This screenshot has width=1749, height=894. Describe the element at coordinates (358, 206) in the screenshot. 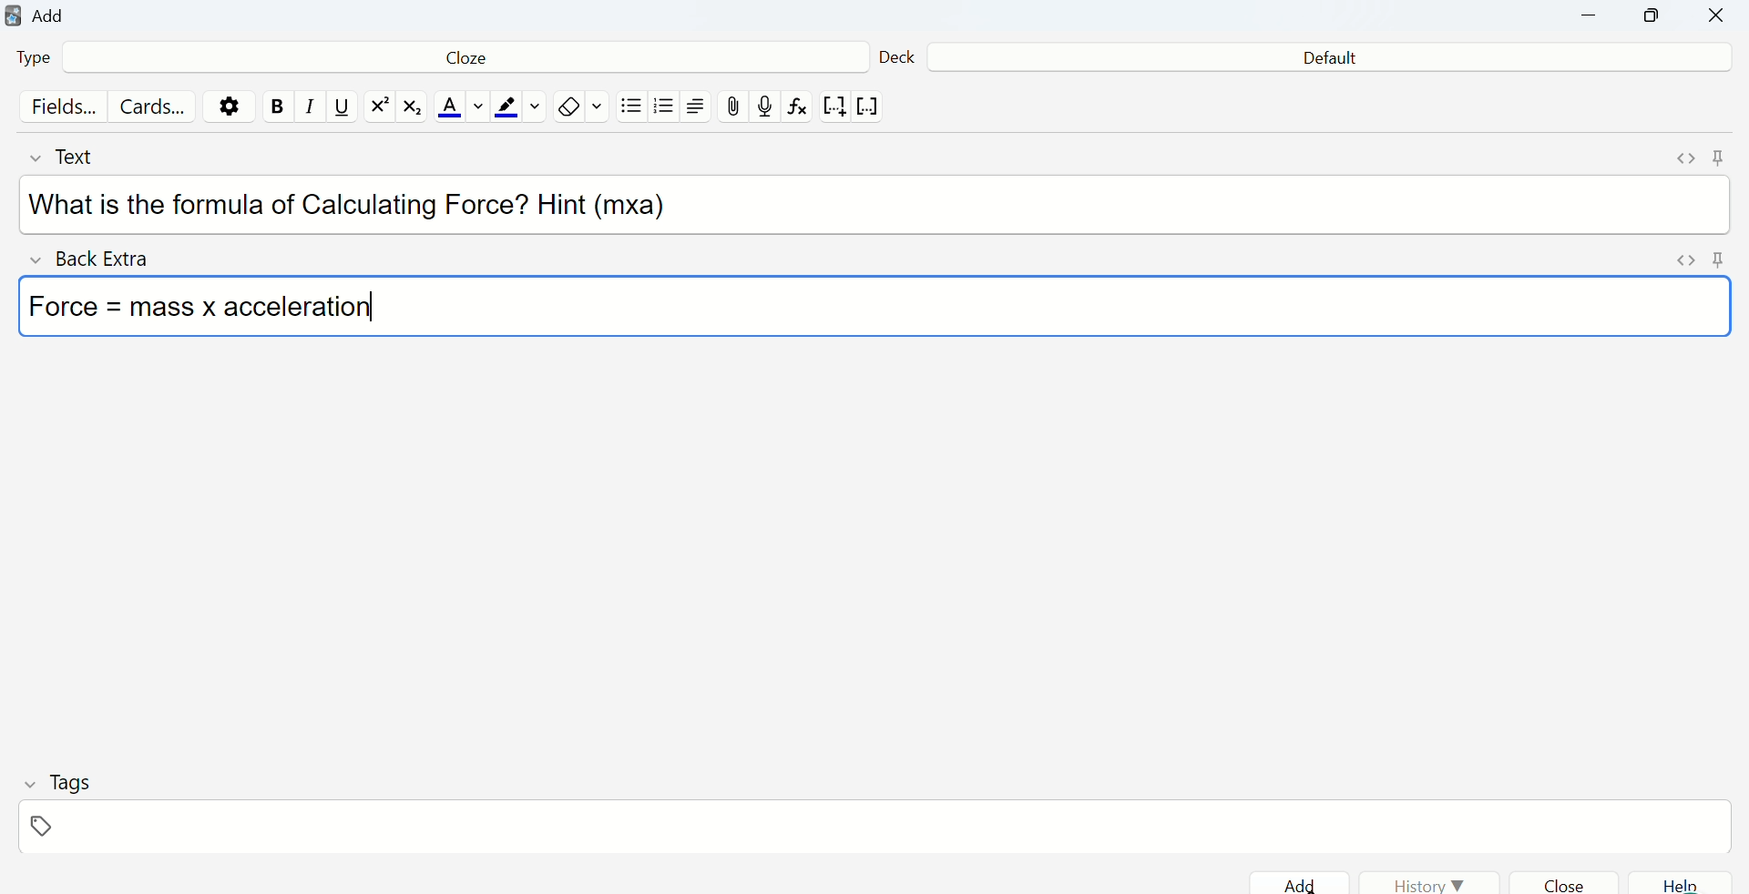

I see `What is the formula of Calculating Force? Hint (mxa)` at that location.